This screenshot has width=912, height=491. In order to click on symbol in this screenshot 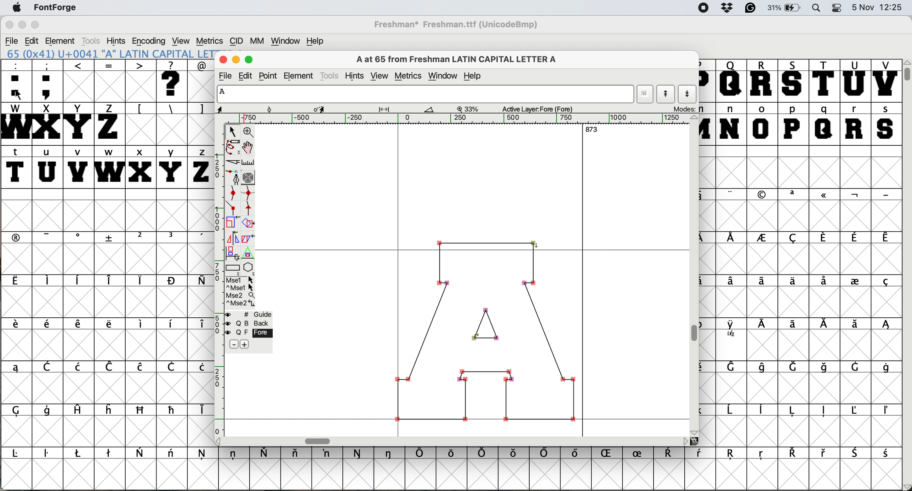, I will do `click(110, 366)`.